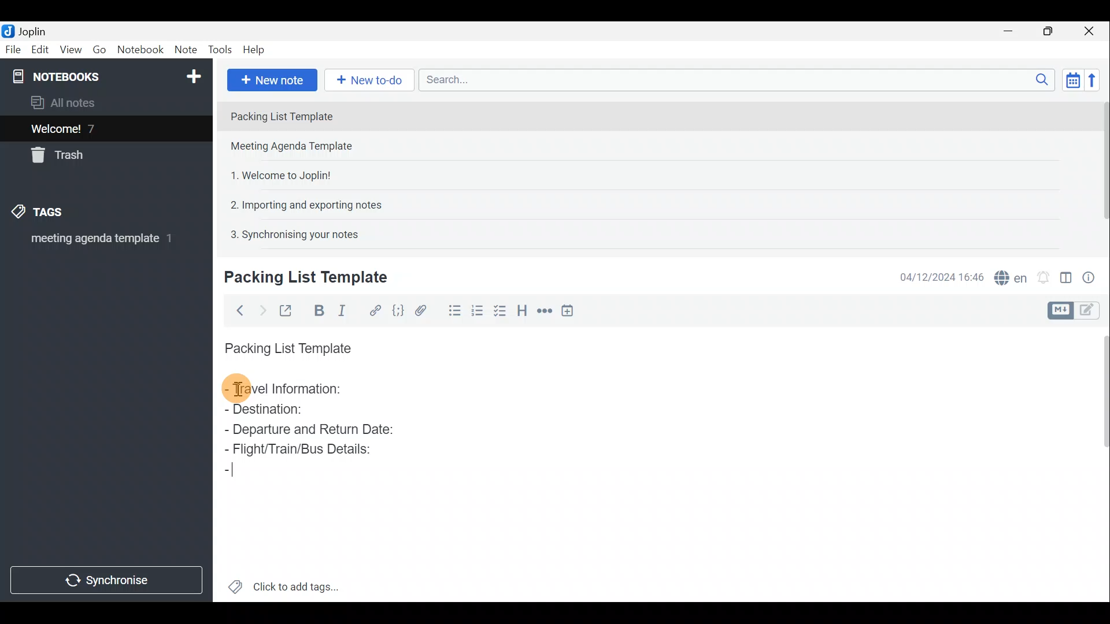 The width and height of the screenshot is (1110, 624). I want to click on Spell checker, so click(1008, 276).